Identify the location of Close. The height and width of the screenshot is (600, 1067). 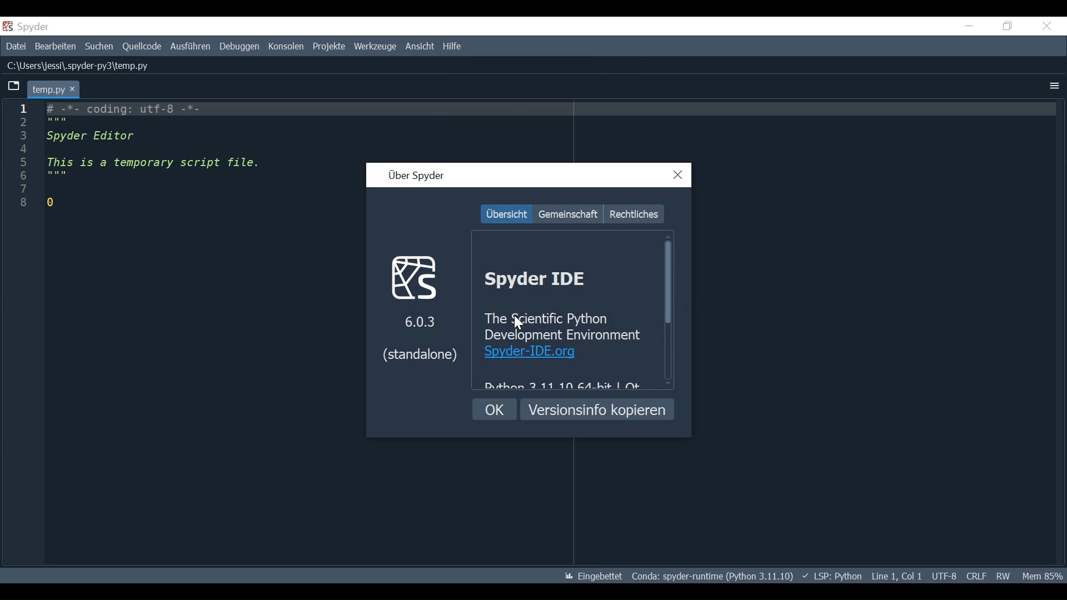
(679, 174).